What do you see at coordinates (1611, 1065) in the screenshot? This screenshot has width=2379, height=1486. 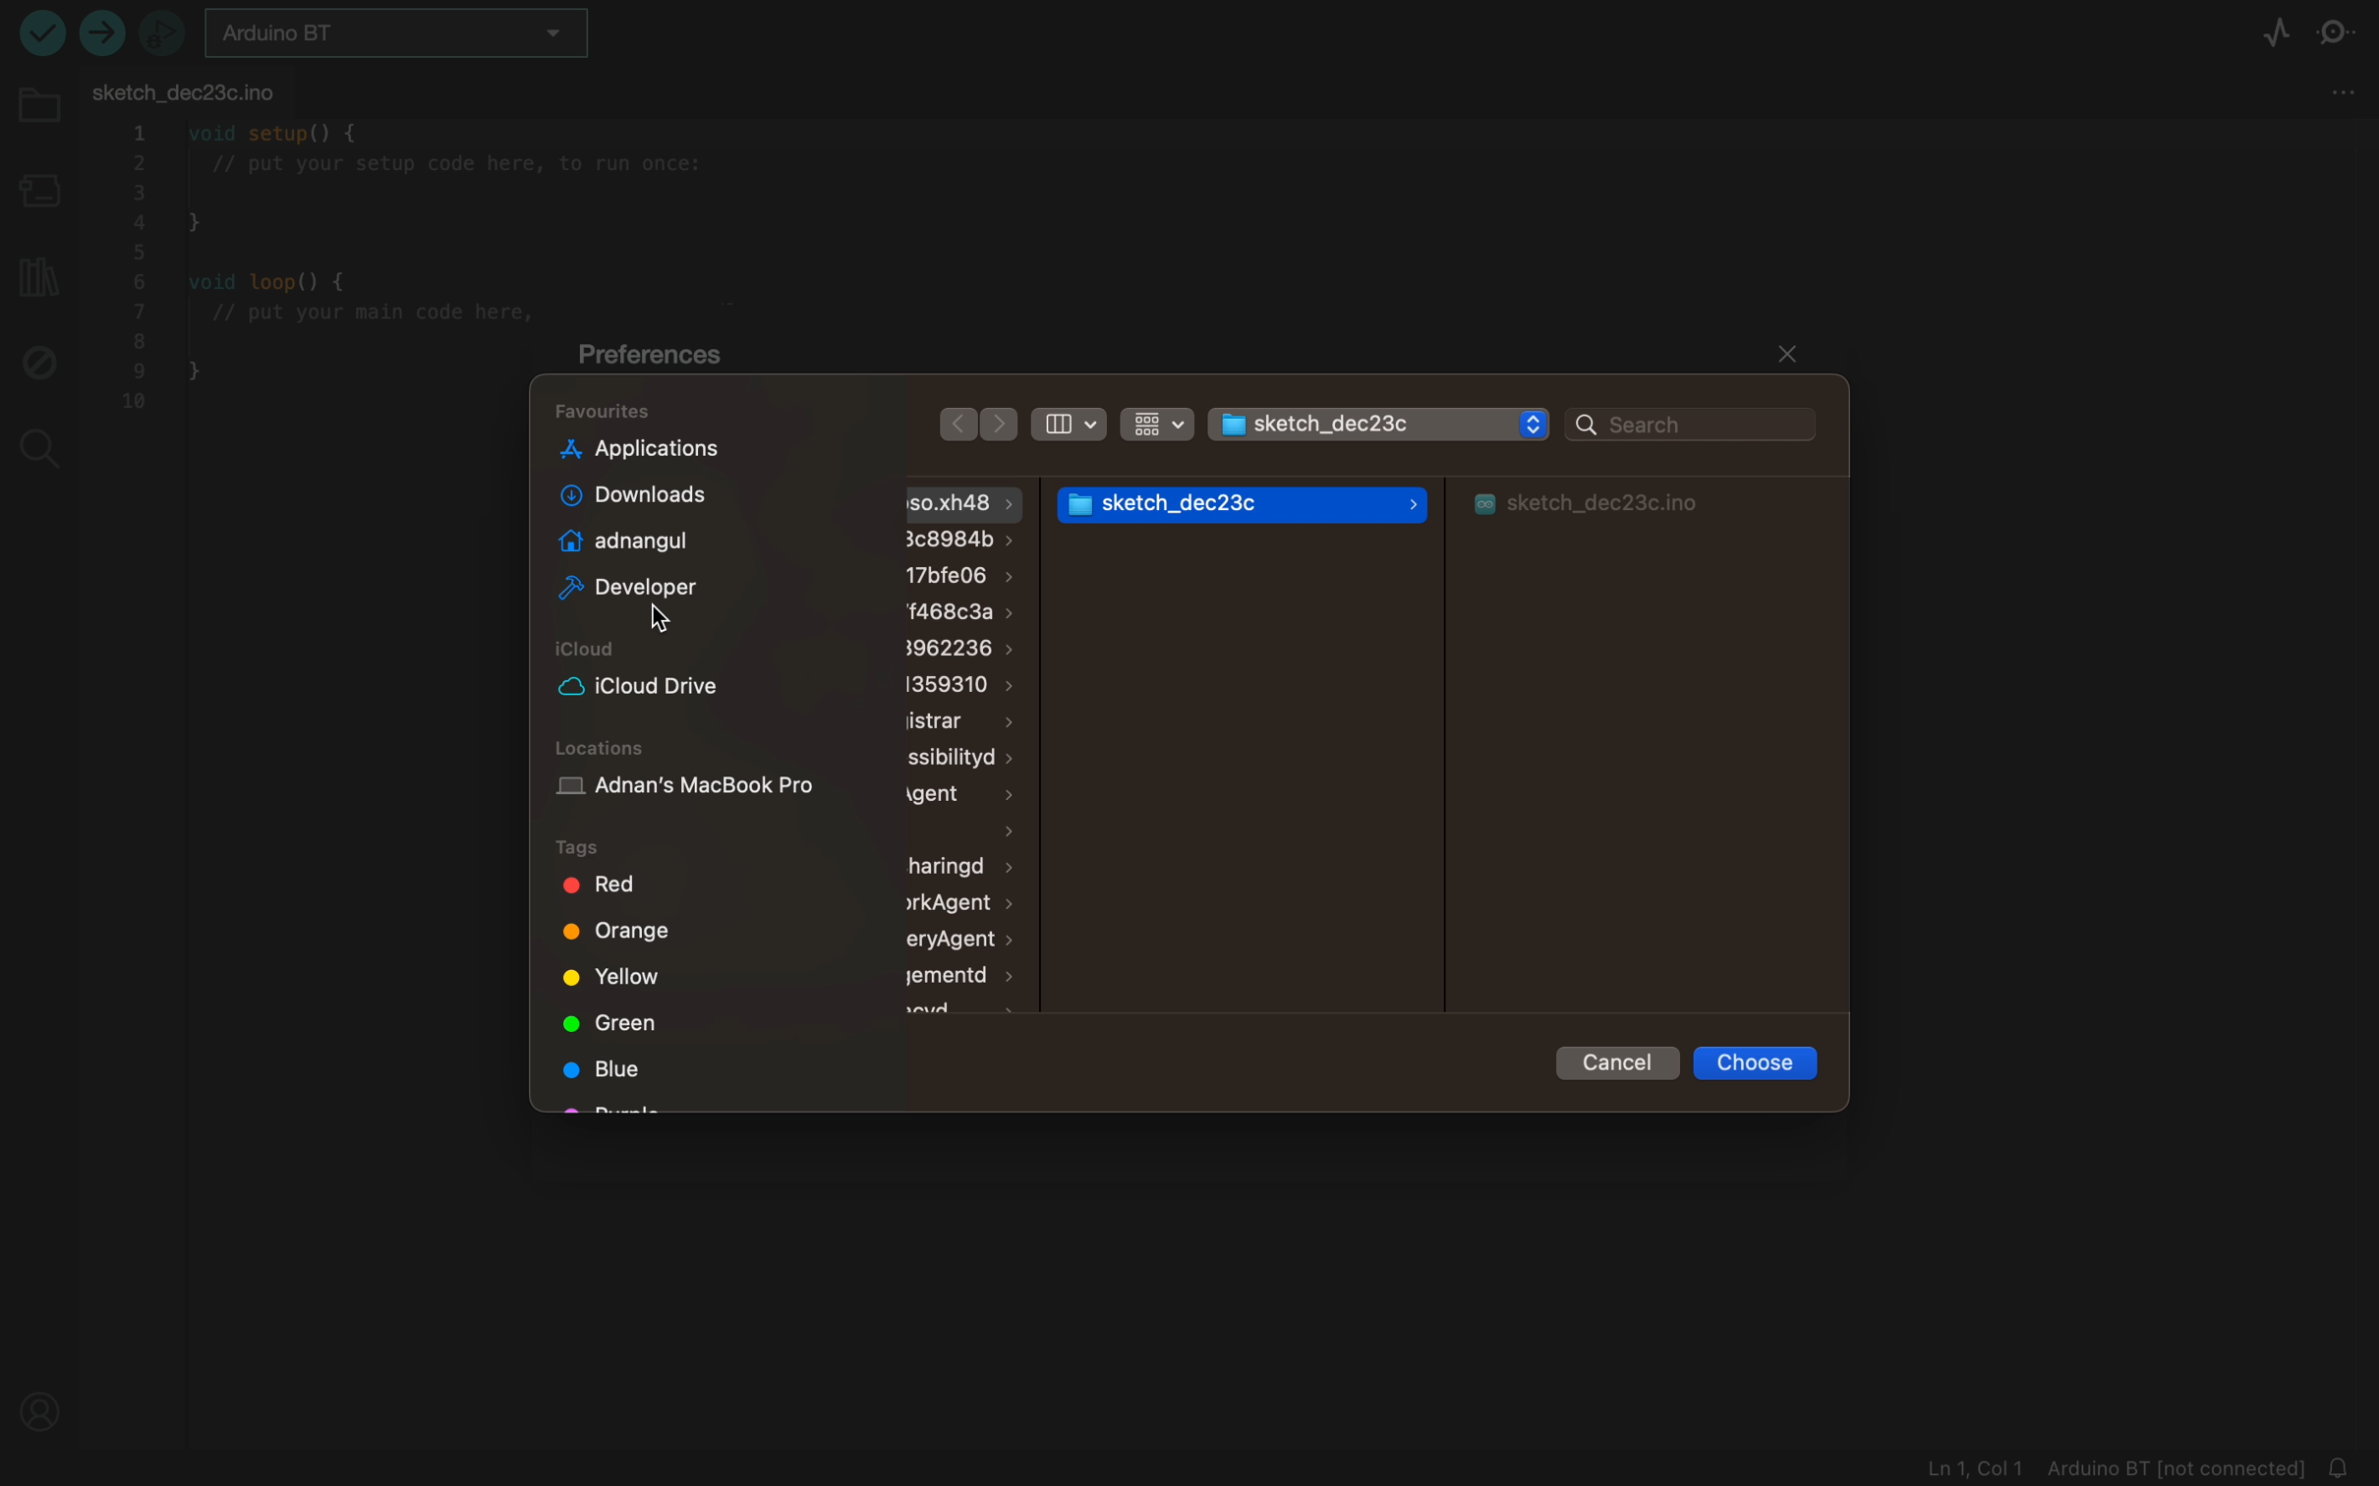 I see `cancel` at bounding box center [1611, 1065].